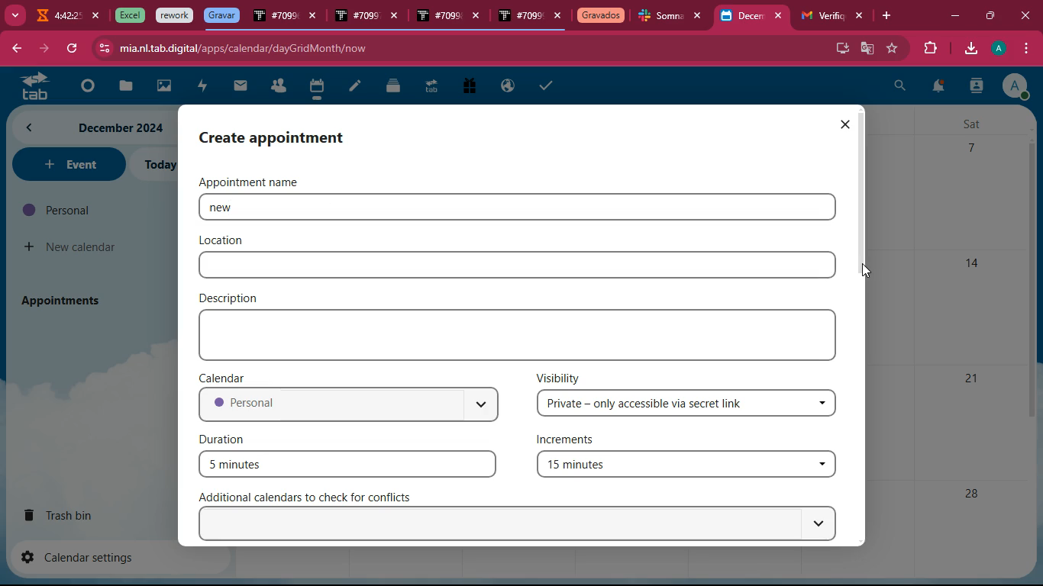 The image size is (1043, 586). I want to click on tab, so click(128, 15).